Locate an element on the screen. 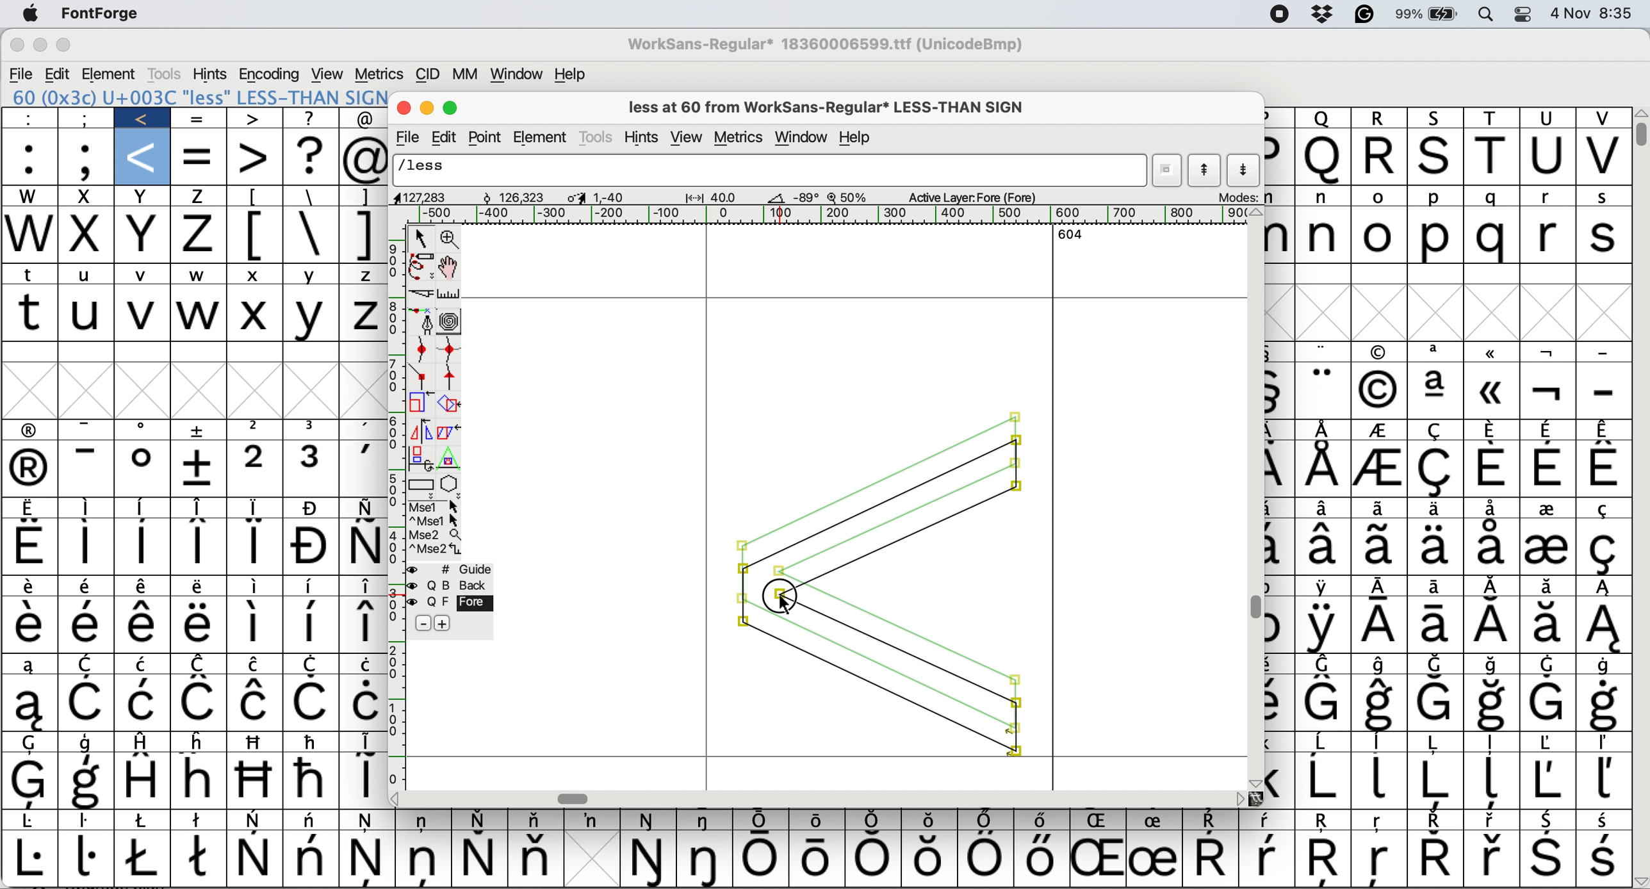  maximize is located at coordinates (452, 108).